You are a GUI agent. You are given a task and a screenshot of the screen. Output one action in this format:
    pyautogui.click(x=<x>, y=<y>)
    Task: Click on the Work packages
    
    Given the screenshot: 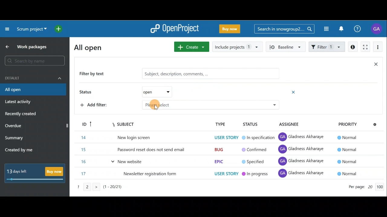 What is the action you would take?
    pyautogui.click(x=28, y=47)
    